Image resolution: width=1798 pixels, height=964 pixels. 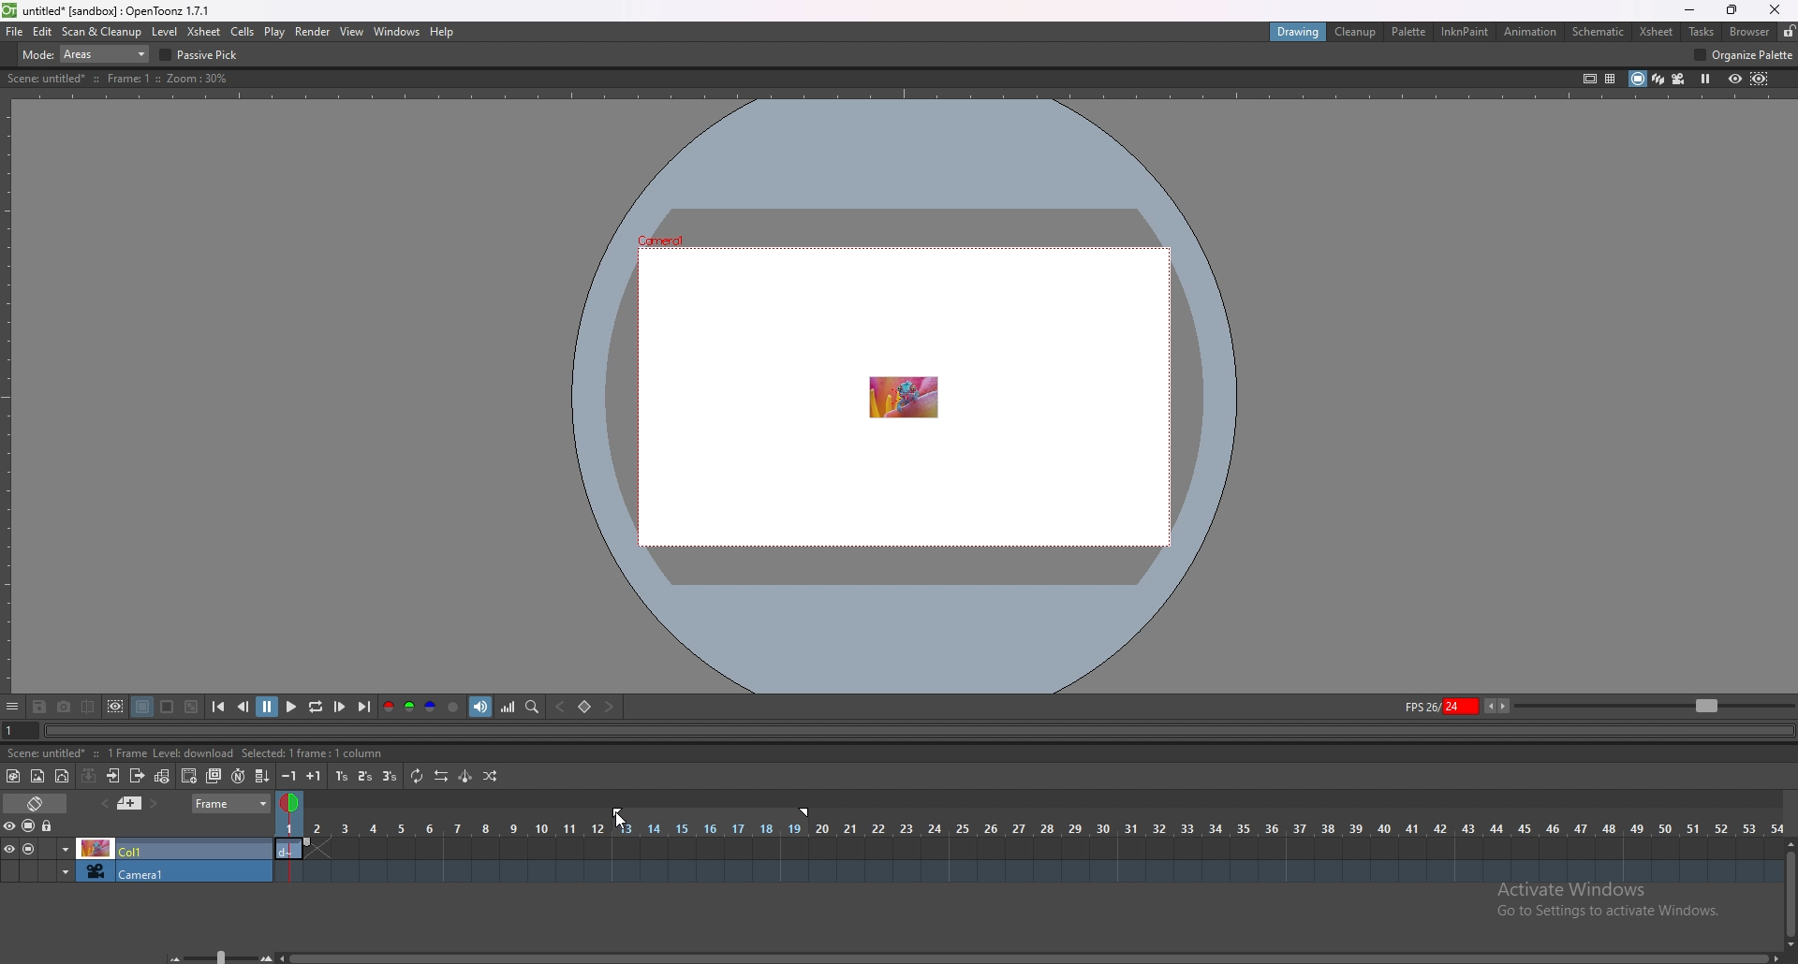 I want to click on pause, so click(x=269, y=705).